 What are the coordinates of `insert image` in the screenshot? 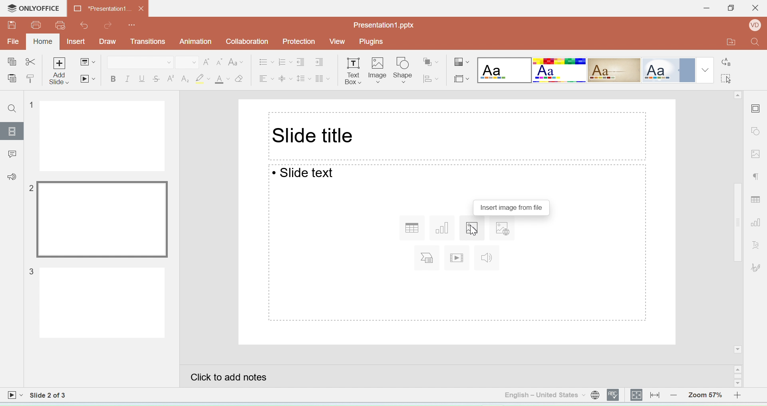 It's located at (471, 228).